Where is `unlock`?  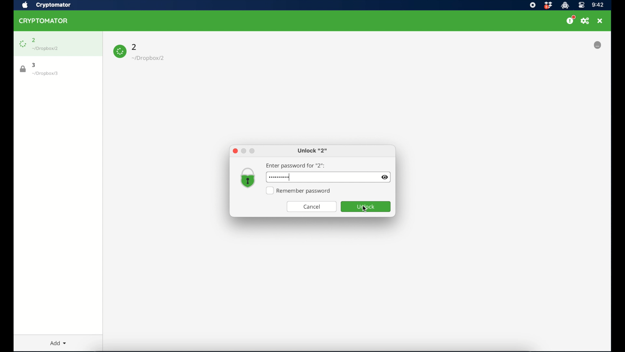 unlock is located at coordinates (366, 207).